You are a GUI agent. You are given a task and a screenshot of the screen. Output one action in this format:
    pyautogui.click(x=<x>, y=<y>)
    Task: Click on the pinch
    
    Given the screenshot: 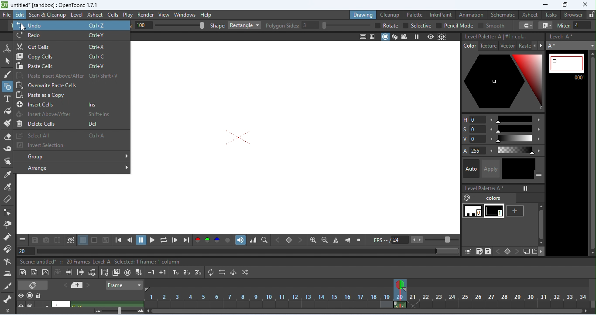 What is the action you would take?
    pyautogui.click(x=8, y=225)
    